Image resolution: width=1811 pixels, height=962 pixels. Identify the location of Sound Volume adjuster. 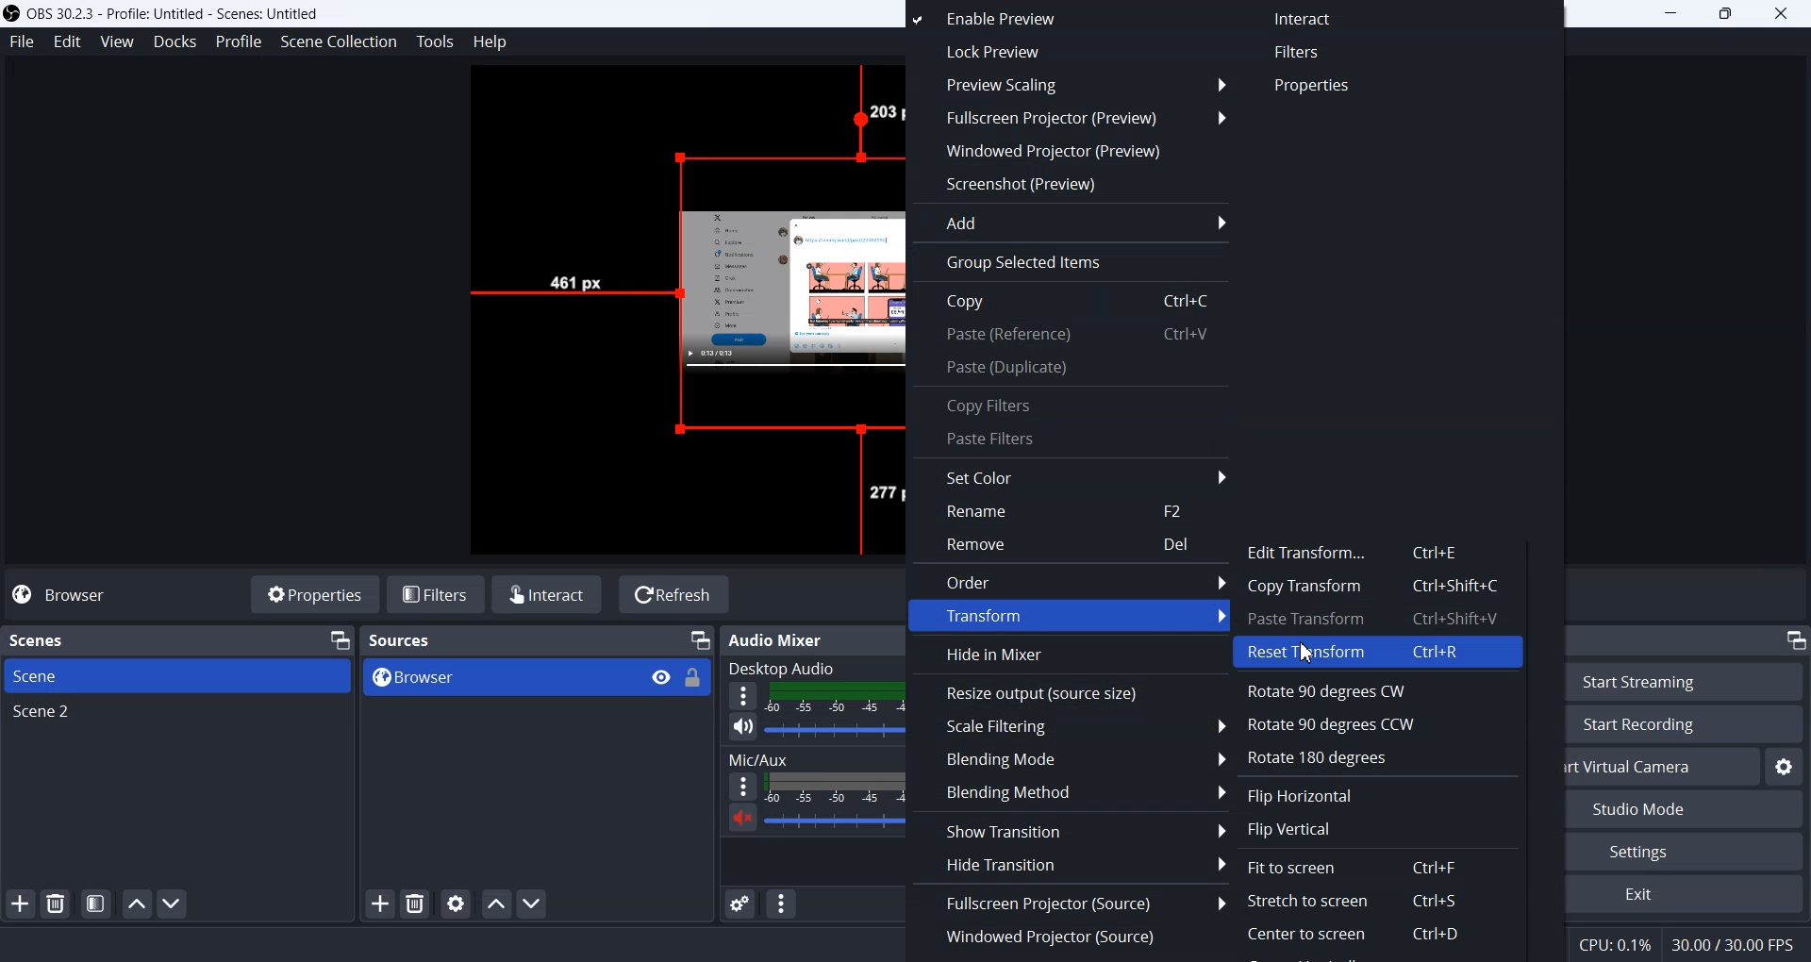
(837, 821).